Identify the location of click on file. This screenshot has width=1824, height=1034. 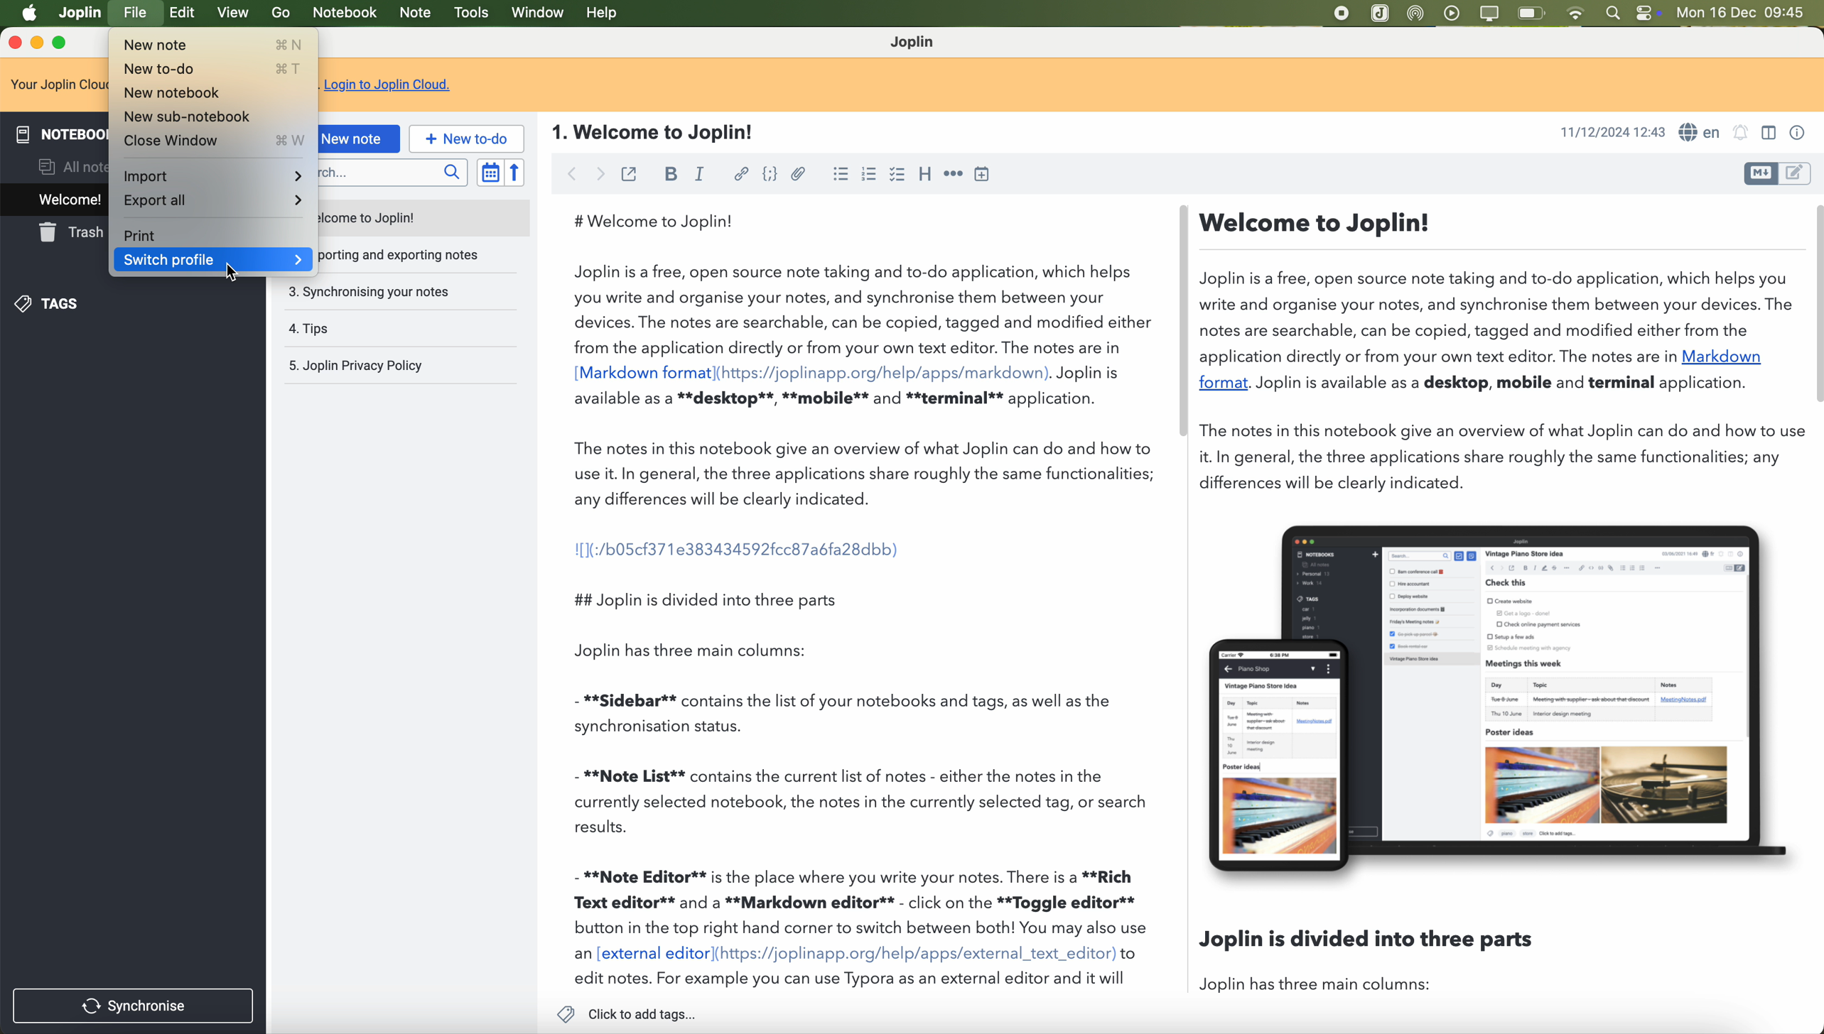
(136, 15).